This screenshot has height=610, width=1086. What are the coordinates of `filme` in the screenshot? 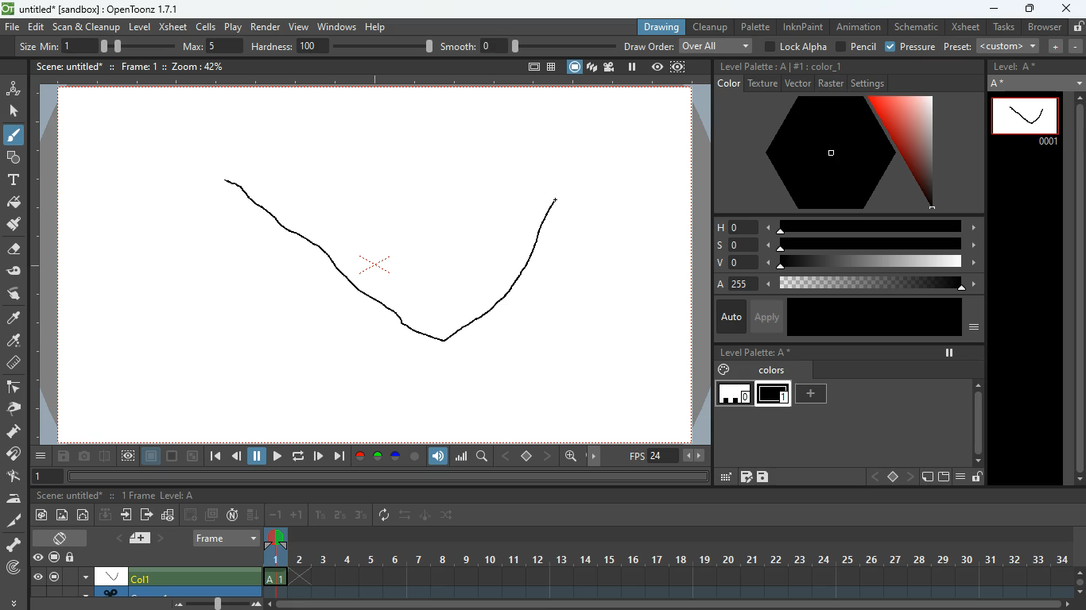 It's located at (611, 67).